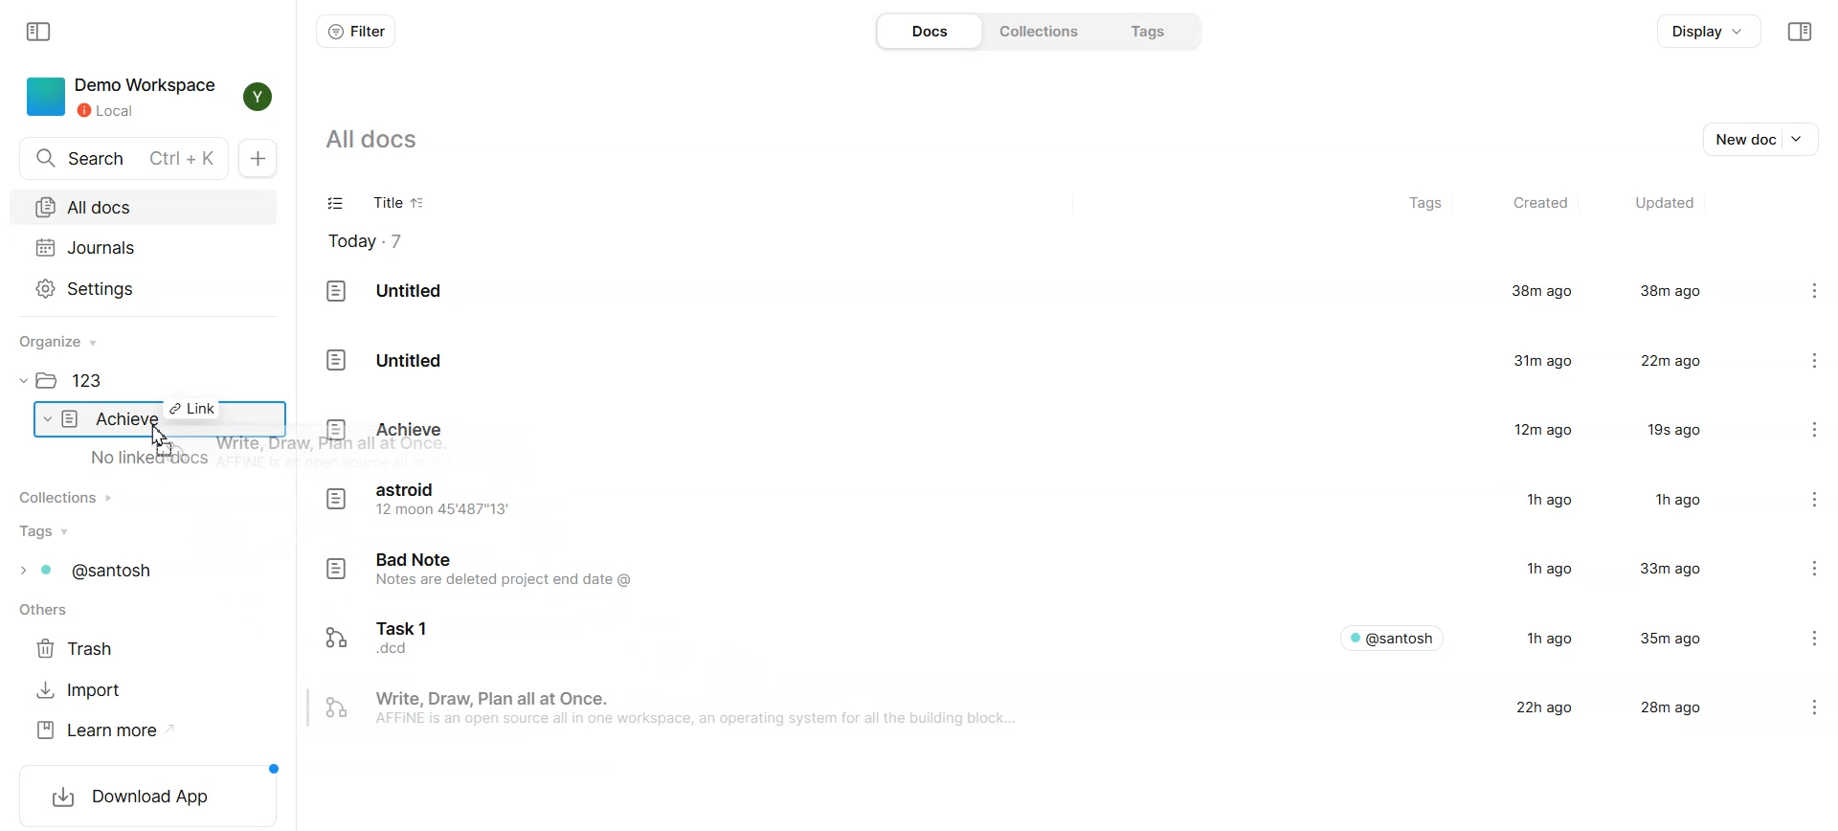 This screenshot has width=1838, height=831. Describe the element at coordinates (144, 287) in the screenshot. I see `Settings` at that location.